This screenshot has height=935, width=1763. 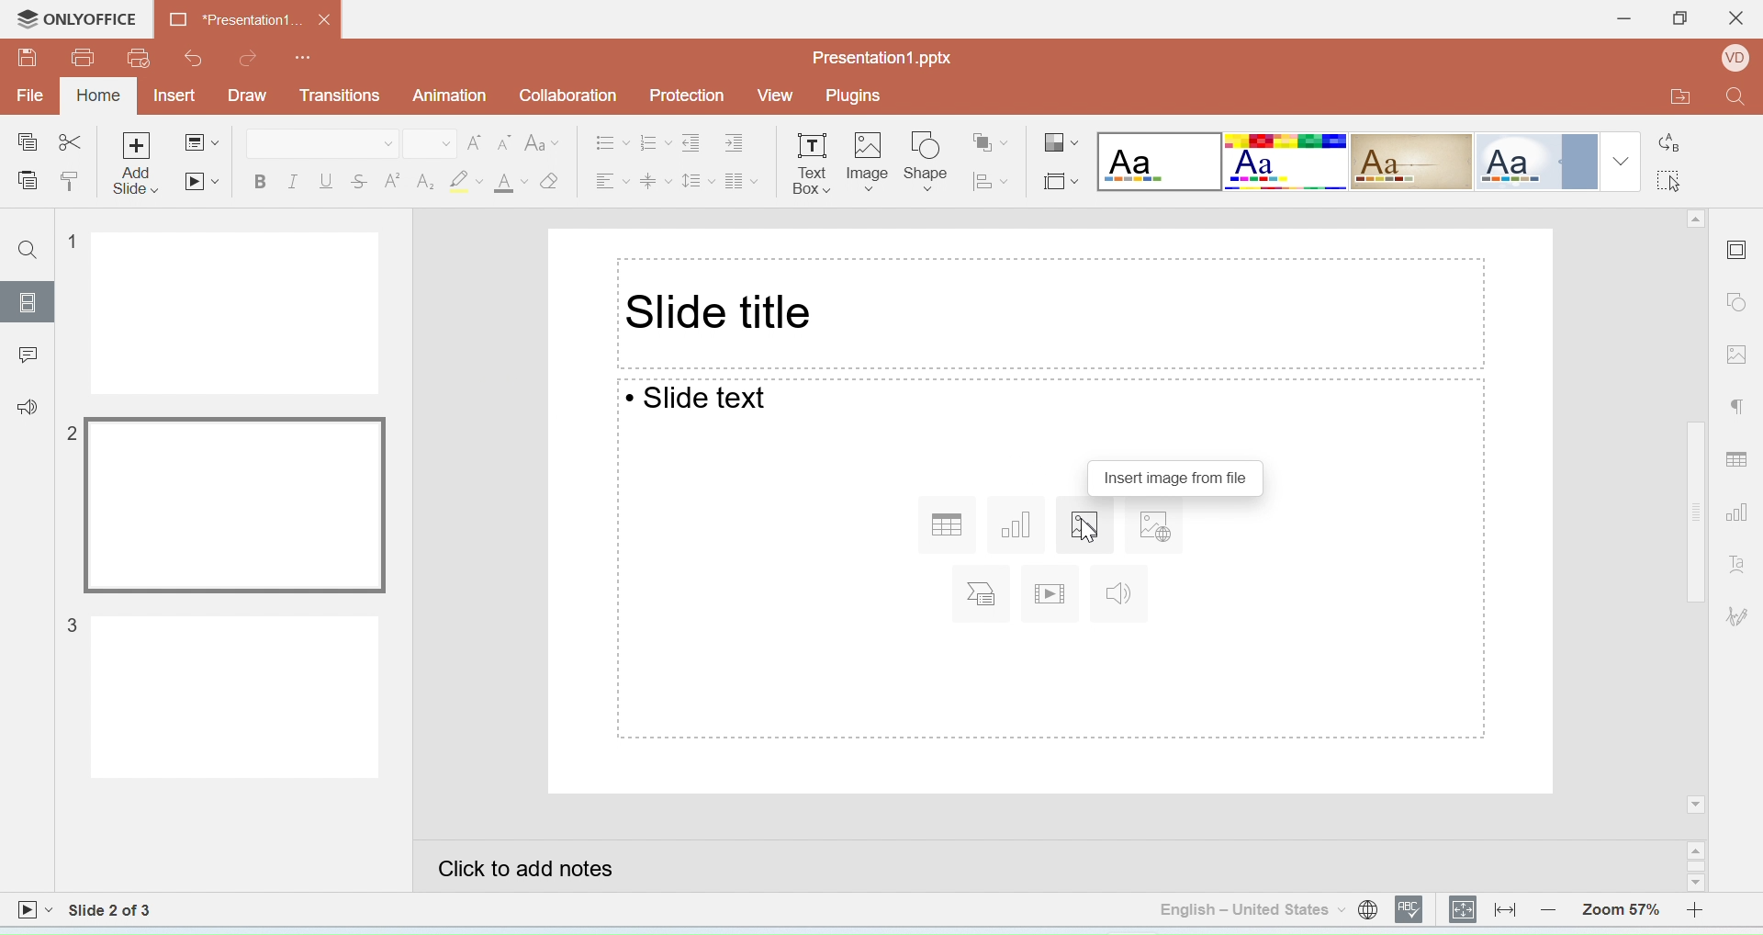 What do you see at coordinates (575, 98) in the screenshot?
I see `Collaboration` at bounding box center [575, 98].